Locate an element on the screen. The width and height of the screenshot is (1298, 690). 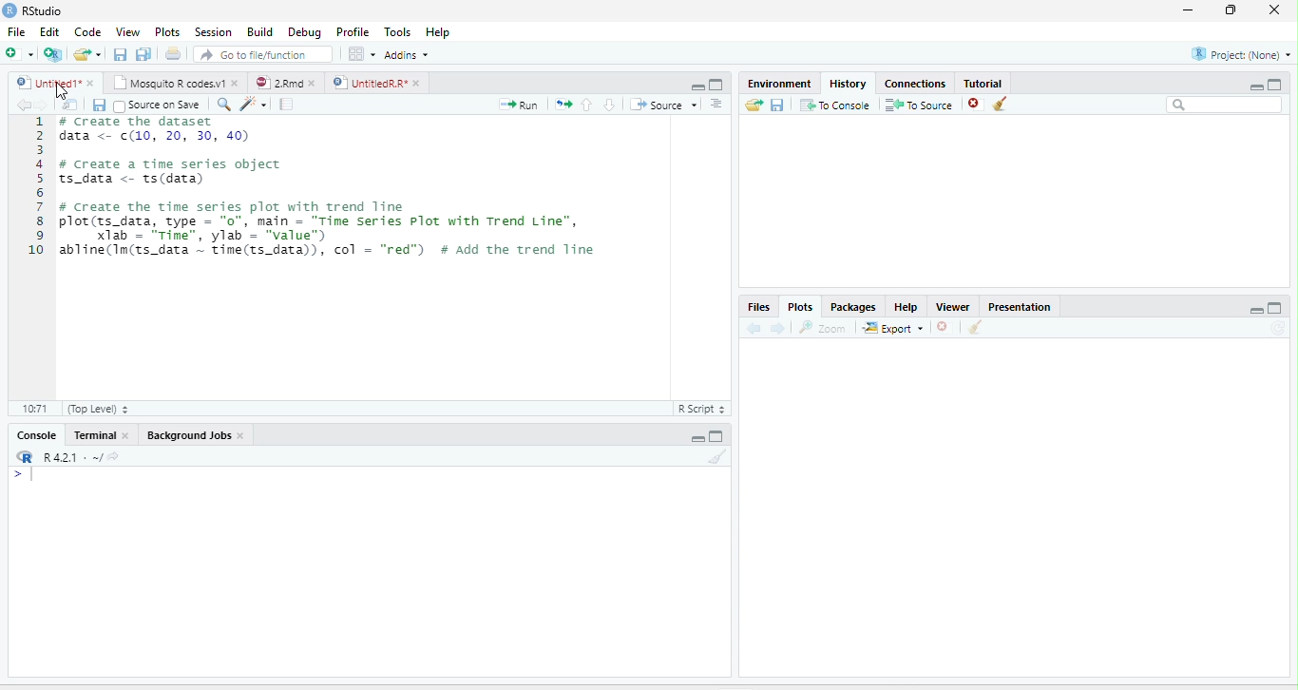
View the current working directory is located at coordinates (114, 455).